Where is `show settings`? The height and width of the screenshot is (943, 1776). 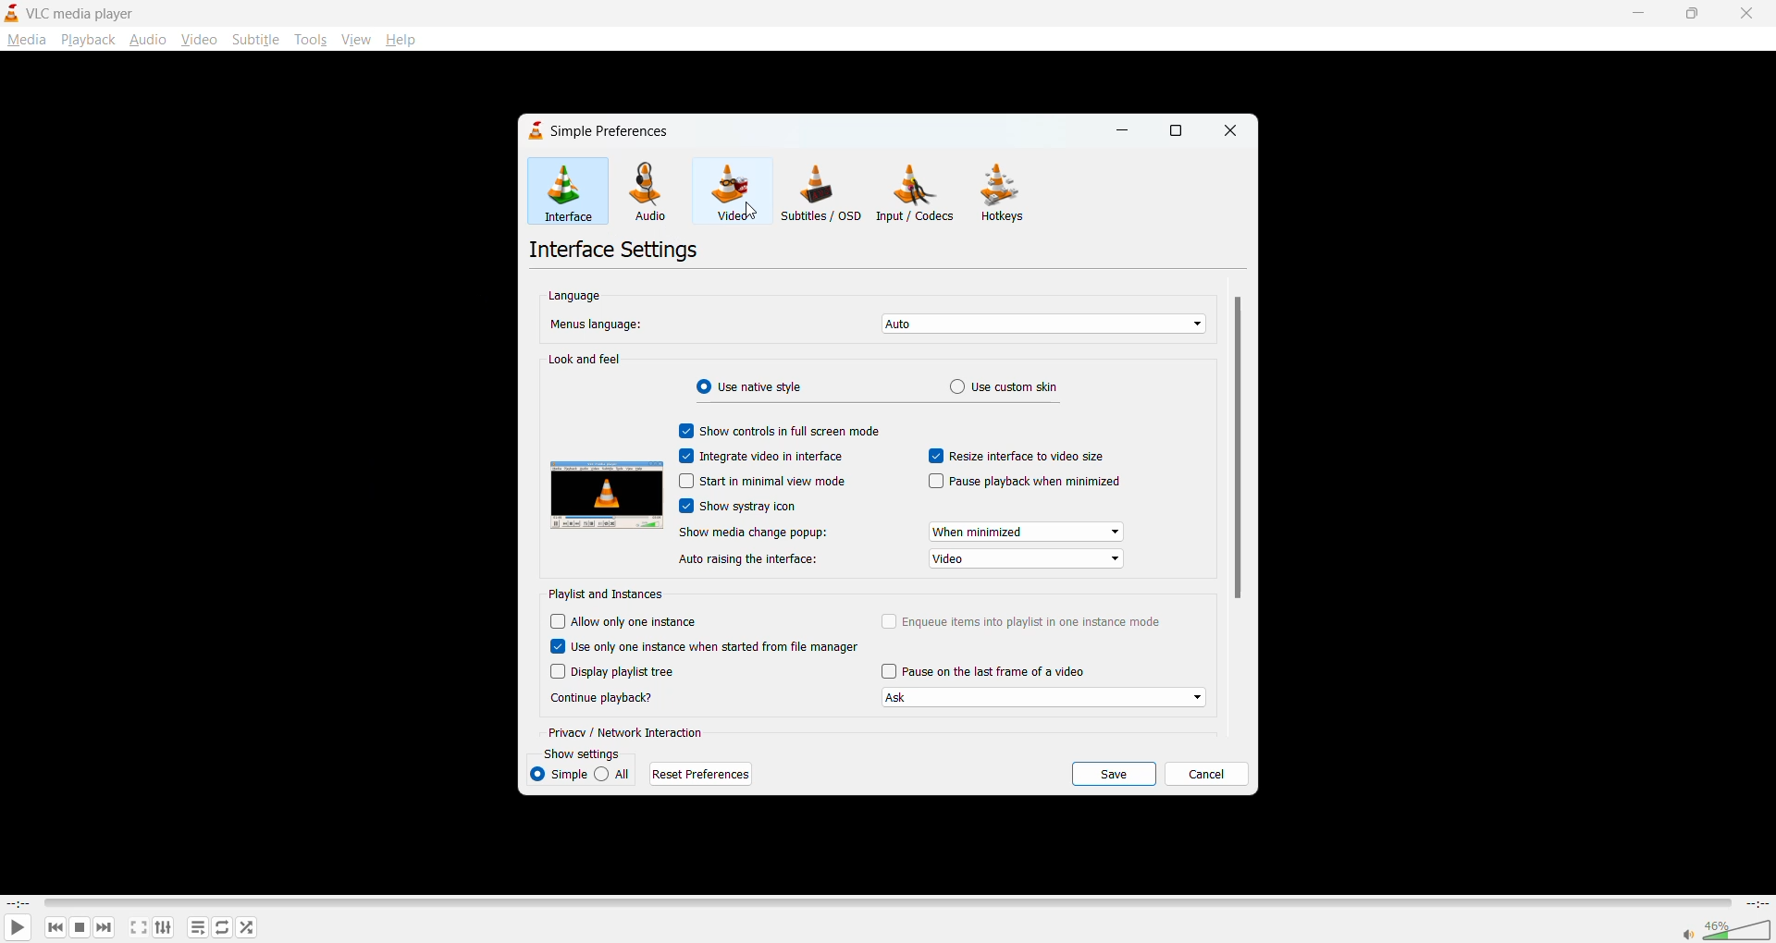
show settings is located at coordinates (589, 754).